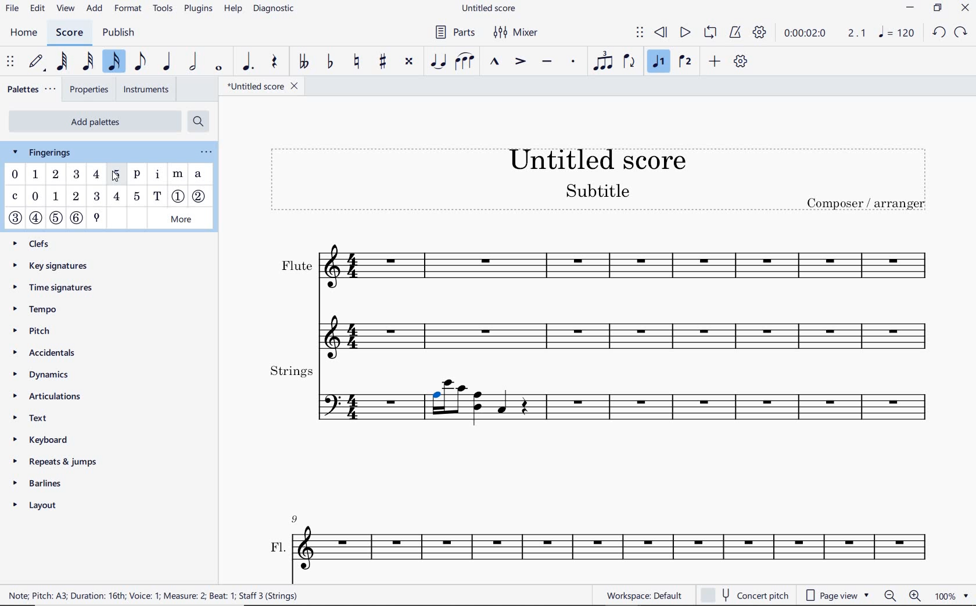 This screenshot has height=606, width=976. What do you see at coordinates (35, 176) in the screenshot?
I see `fingering 1` at bounding box center [35, 176].